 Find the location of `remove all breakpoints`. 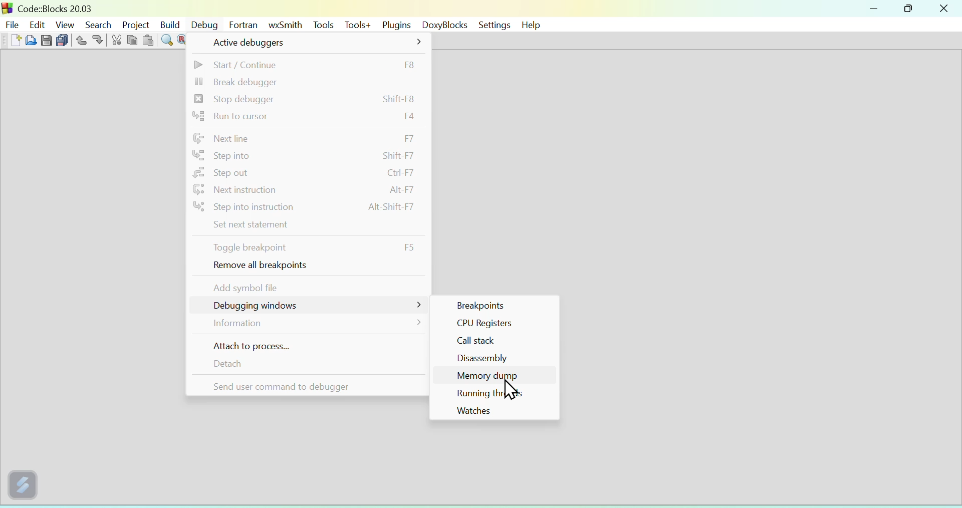

remove all breakpoints is located at coordinates (305, 267).